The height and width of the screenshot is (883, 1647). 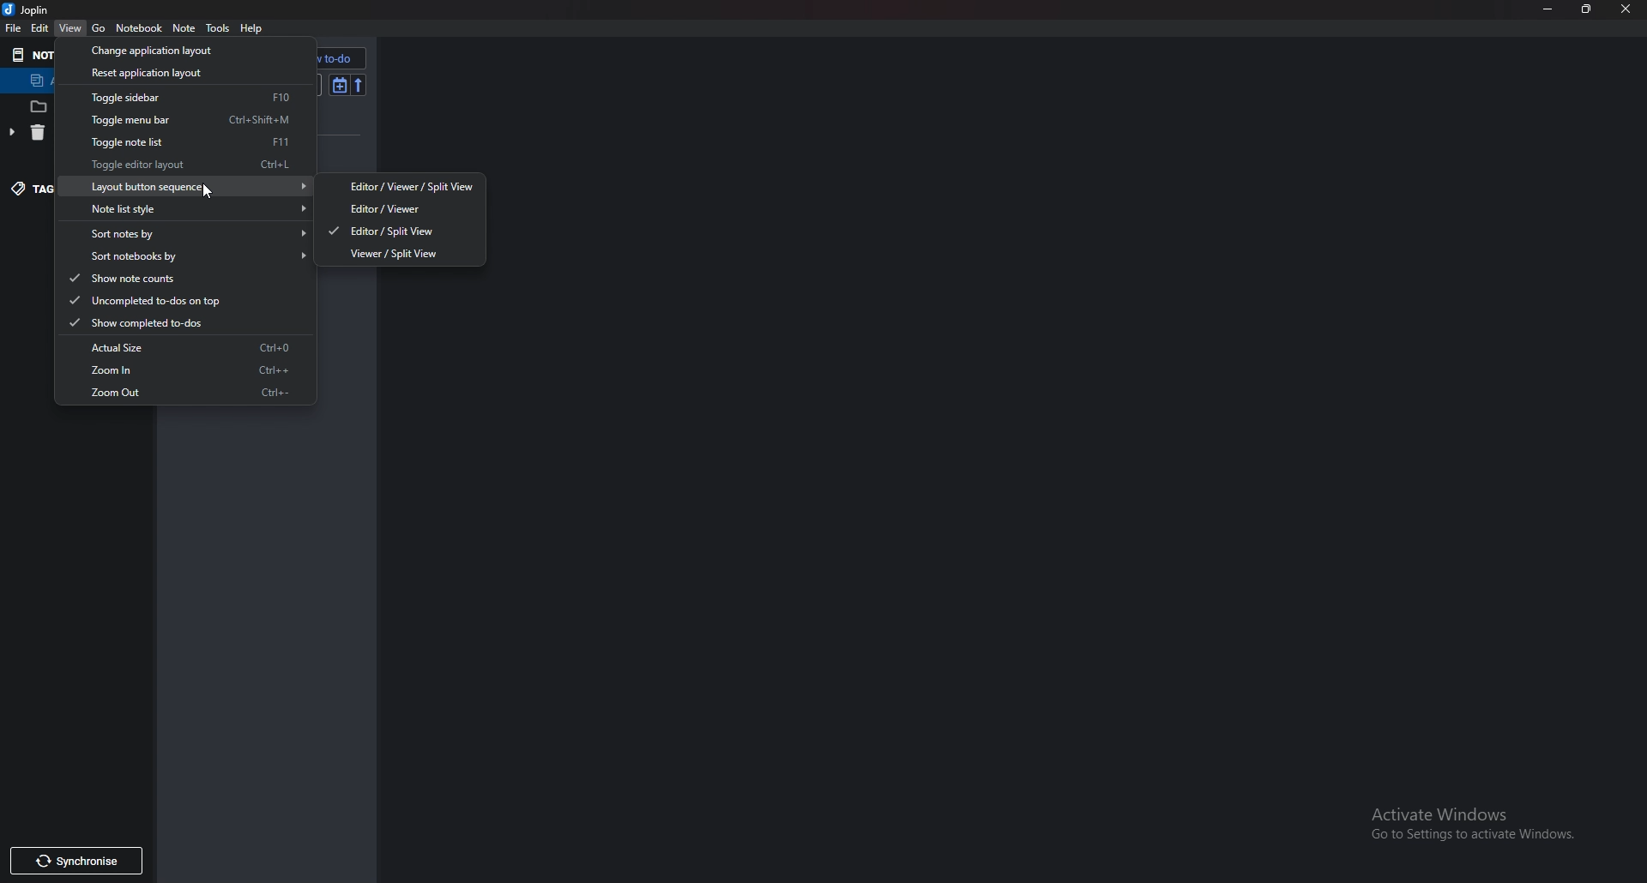 I want to click on Layout button sequence, so click(x=187, y=188).